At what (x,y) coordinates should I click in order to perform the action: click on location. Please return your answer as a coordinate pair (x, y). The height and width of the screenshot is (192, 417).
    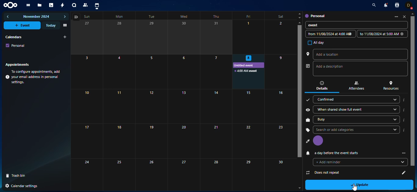
    Looking at the image, I should click on (308, 54).